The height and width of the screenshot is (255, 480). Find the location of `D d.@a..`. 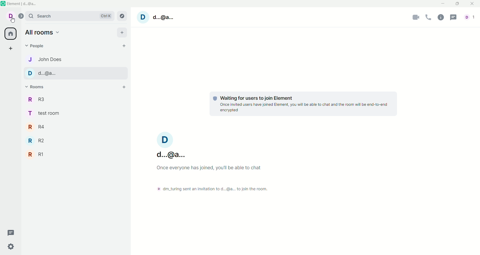

D d.@a.. is located at coordinates (162, 18).